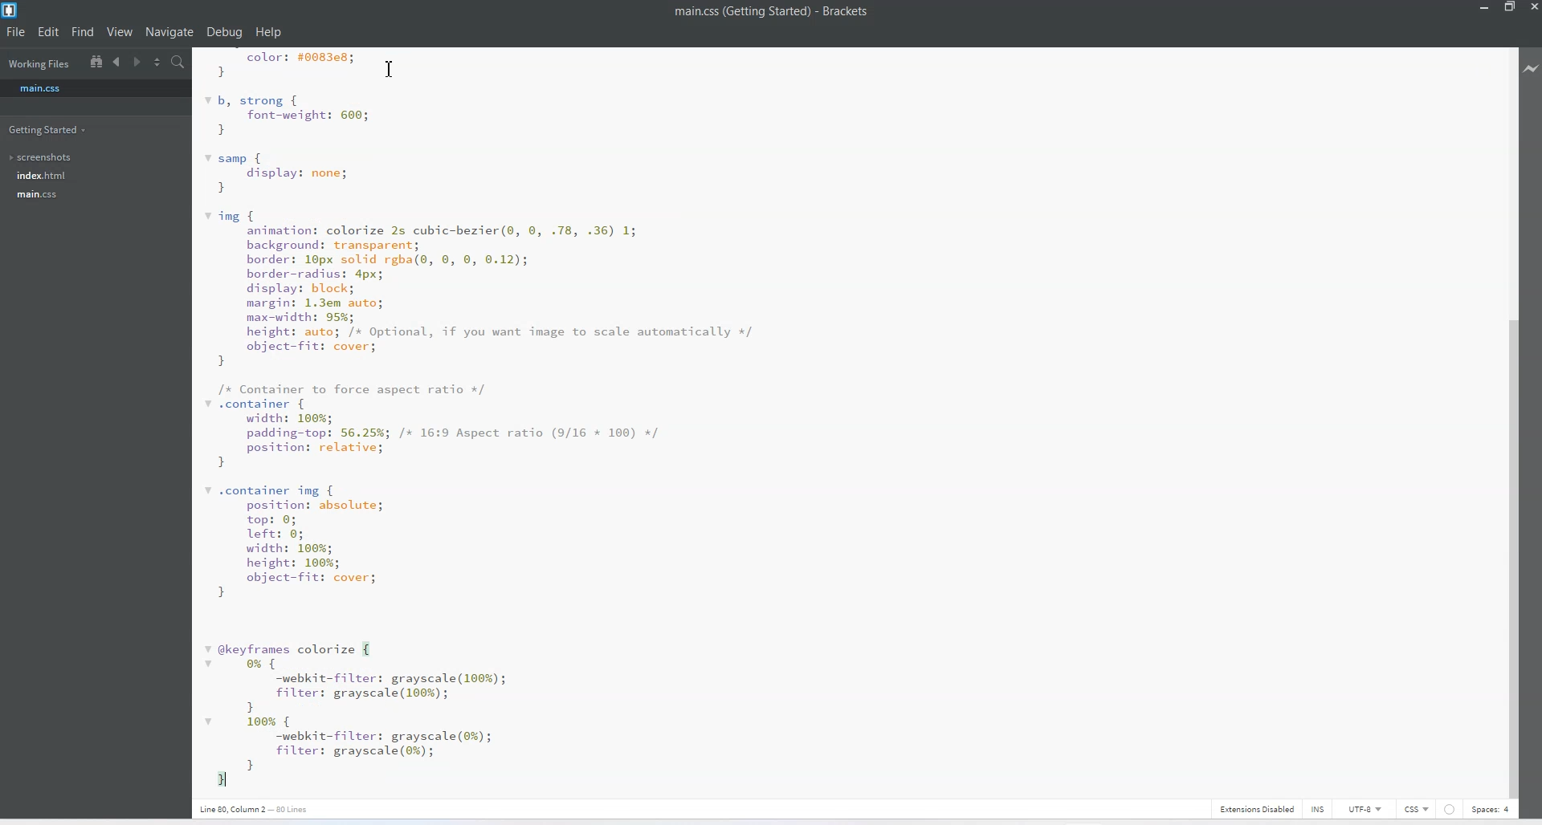  I want to click on INS, so click(1317, 809).